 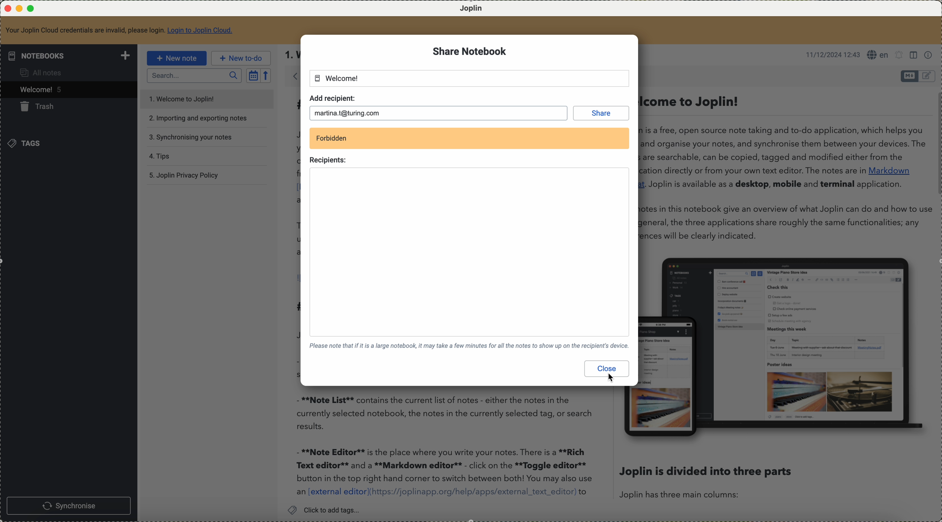 What do you see at coordinates (194, 76) in the screenshot?
I see `search bar` at bounding box center [194, 76].